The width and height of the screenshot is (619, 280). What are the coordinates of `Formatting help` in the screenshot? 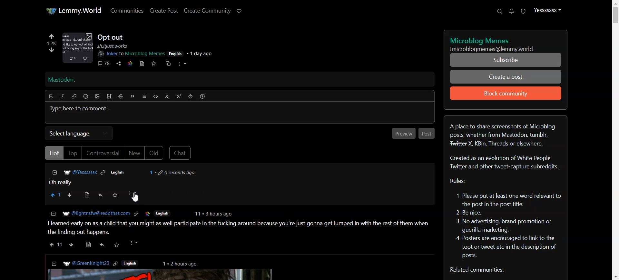 It's located at (203, 96).